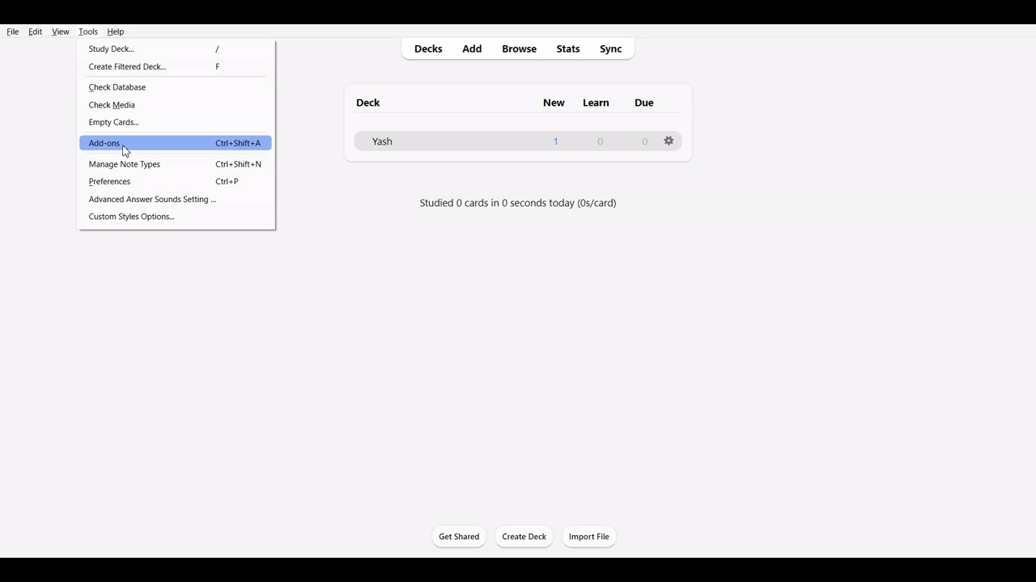 The image size is (1036, 582). I want to click on Browse, so click(519, 49).